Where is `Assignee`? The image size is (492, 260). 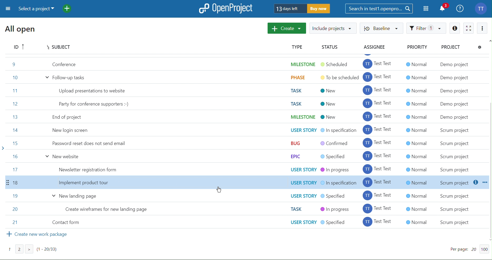
Assignee is located at coordinates (375, 47).